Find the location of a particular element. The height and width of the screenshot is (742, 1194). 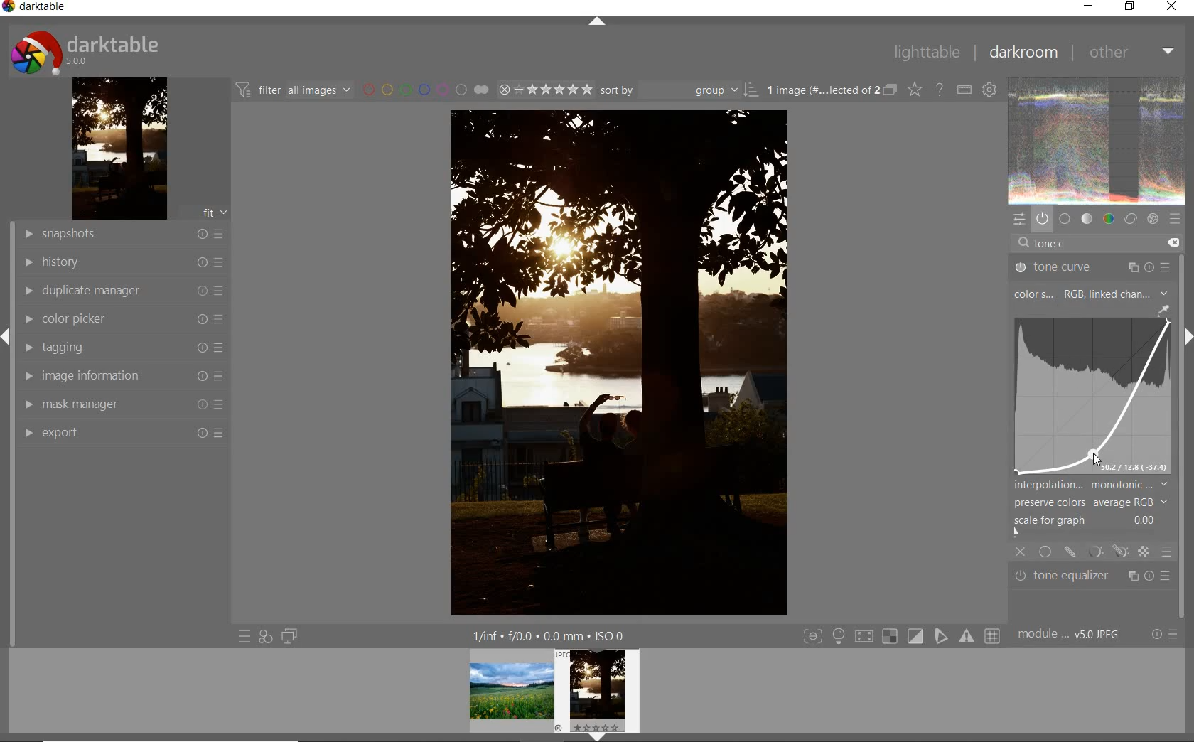

tagging is located at coordinates (120, 346).